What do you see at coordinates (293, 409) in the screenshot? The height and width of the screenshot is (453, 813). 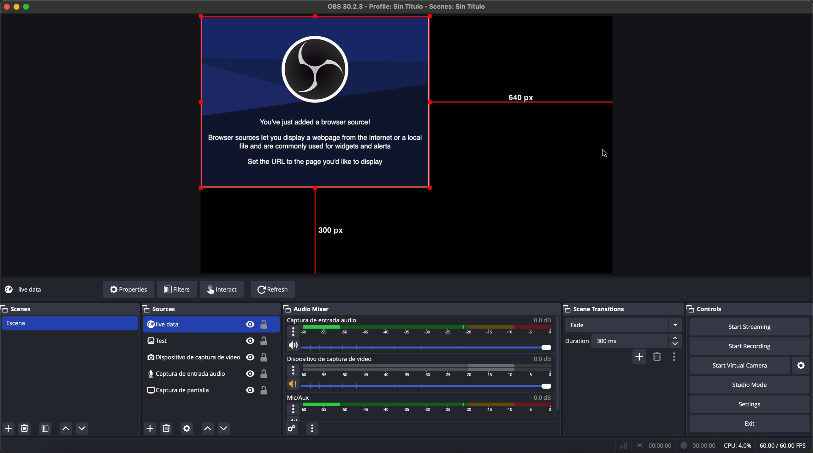 I see `more options` at bounding box center [293, 409].